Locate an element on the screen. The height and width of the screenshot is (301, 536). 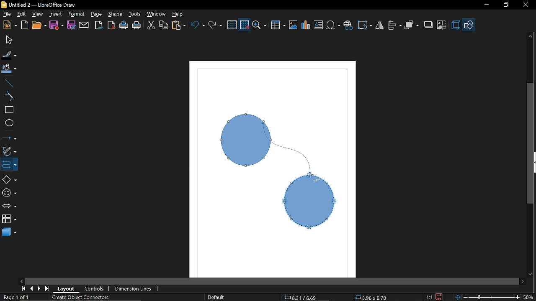
Grid is located at coordinates (232, 25).